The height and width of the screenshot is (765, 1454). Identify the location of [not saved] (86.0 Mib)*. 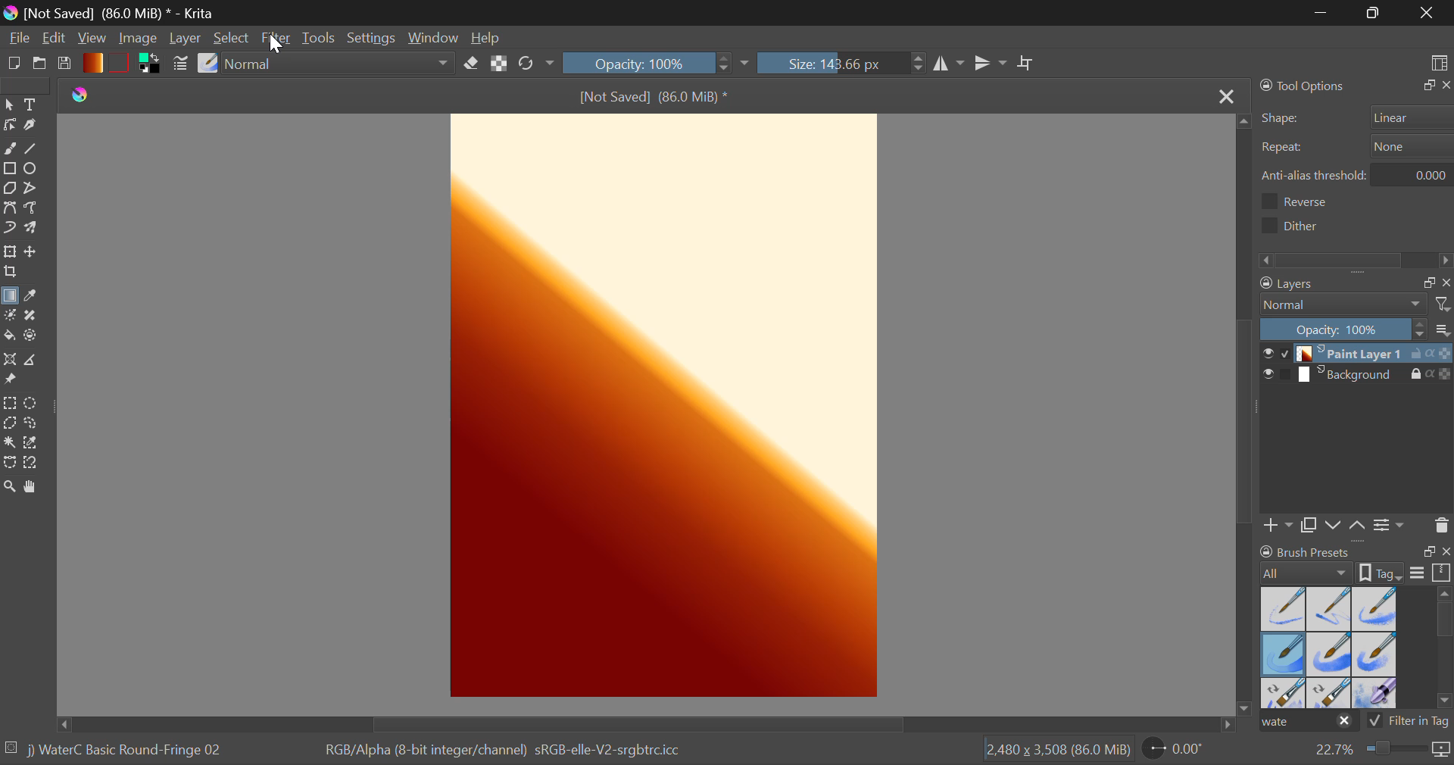
(656, 95).